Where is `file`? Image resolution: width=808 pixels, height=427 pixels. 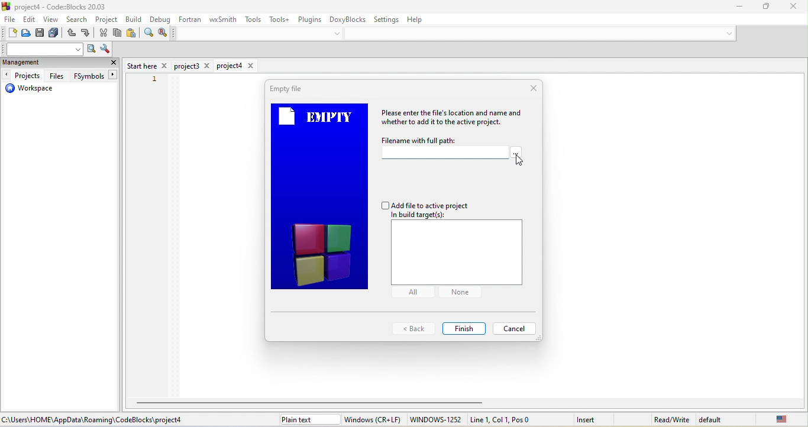 file is located at coordinates (9, 21).